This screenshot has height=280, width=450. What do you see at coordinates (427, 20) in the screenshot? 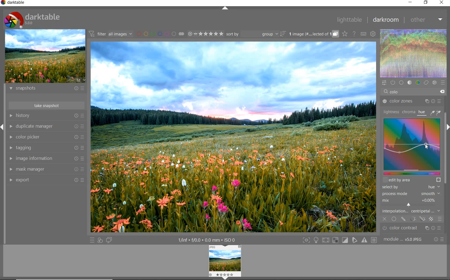
I see `other` at bounding box center [427, 20].